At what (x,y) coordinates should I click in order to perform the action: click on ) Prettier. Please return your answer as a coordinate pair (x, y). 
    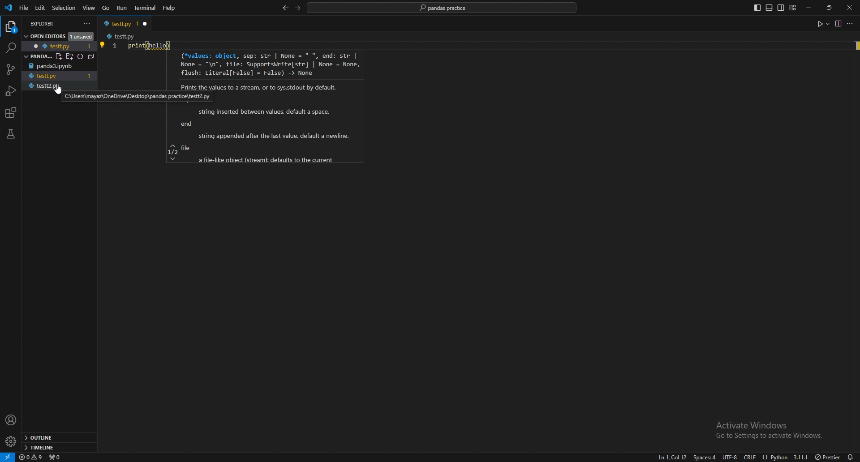
    Looking at the image, I should click on (827, 456).